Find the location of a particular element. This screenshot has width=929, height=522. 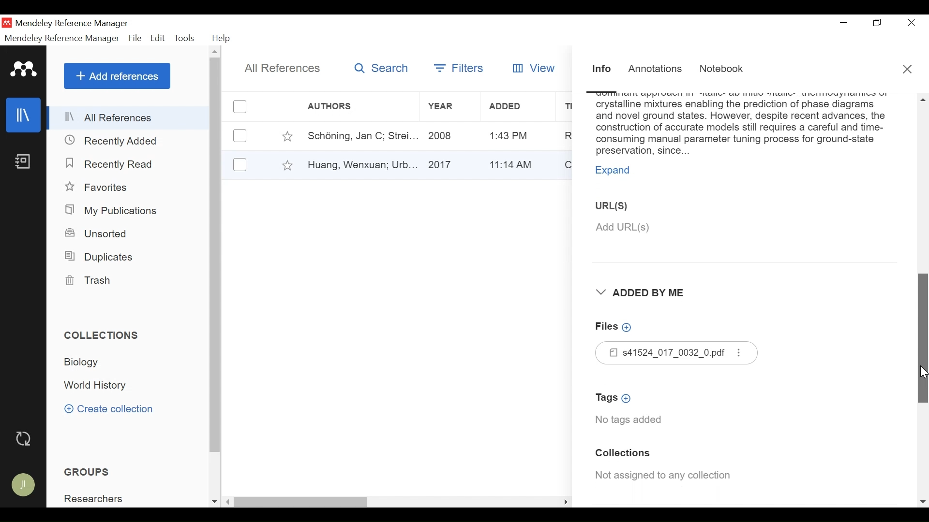

Add URL(S) is located at coordinates (679, 228).